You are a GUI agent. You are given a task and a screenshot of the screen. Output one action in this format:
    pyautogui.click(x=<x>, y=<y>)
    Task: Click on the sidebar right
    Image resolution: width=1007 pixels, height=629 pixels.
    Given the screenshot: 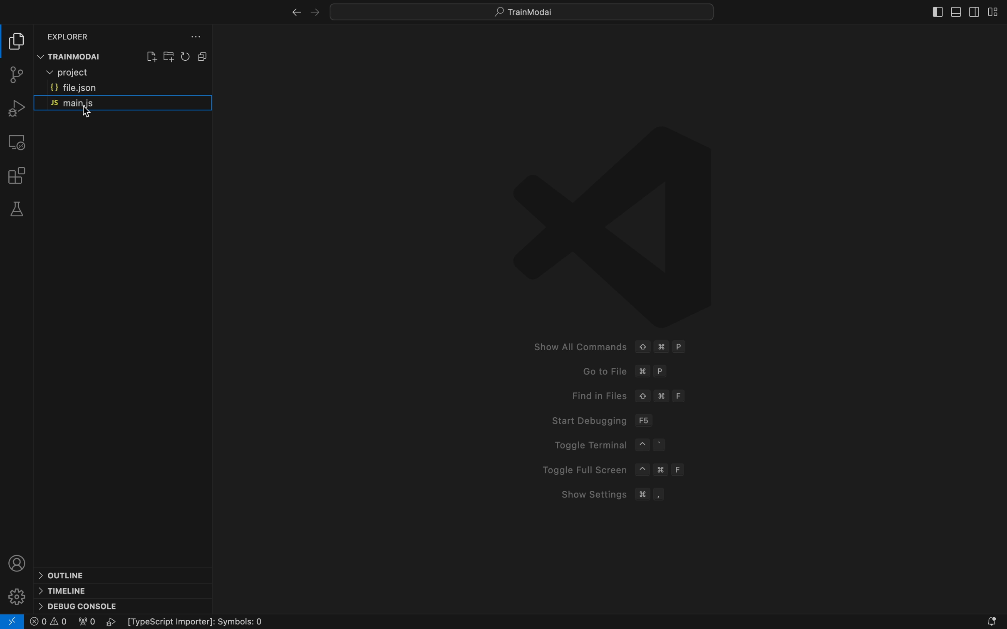 What is the action you would take?
    pyautogui.click(x=975, y=13)
    